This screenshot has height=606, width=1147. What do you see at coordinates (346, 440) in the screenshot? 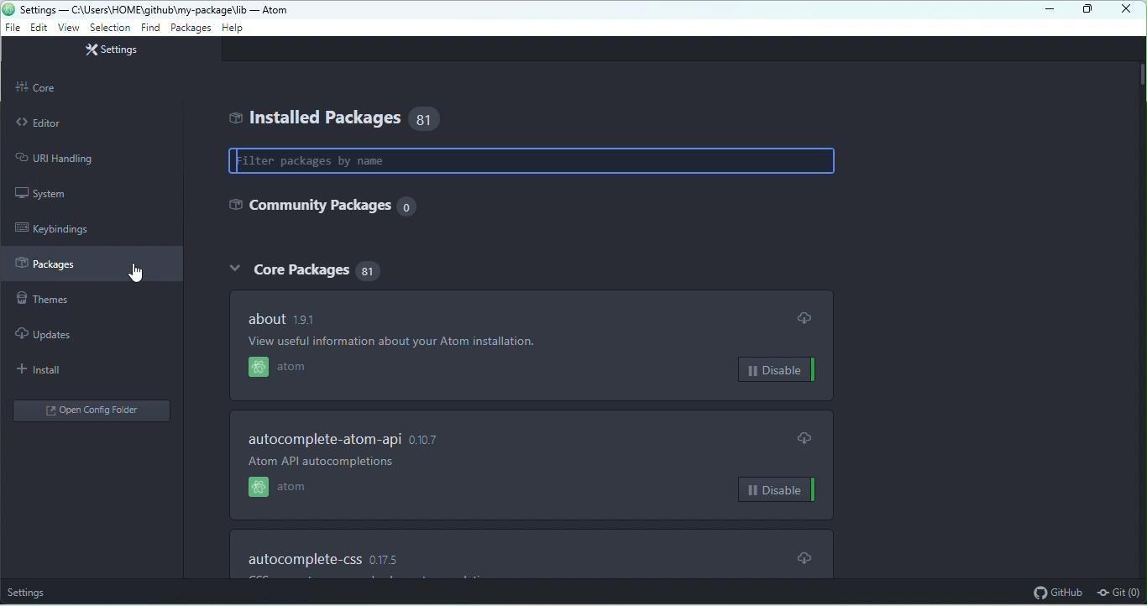
I see `autocomplele-atom-api 0.10.7` at bounding box center [346, 440].